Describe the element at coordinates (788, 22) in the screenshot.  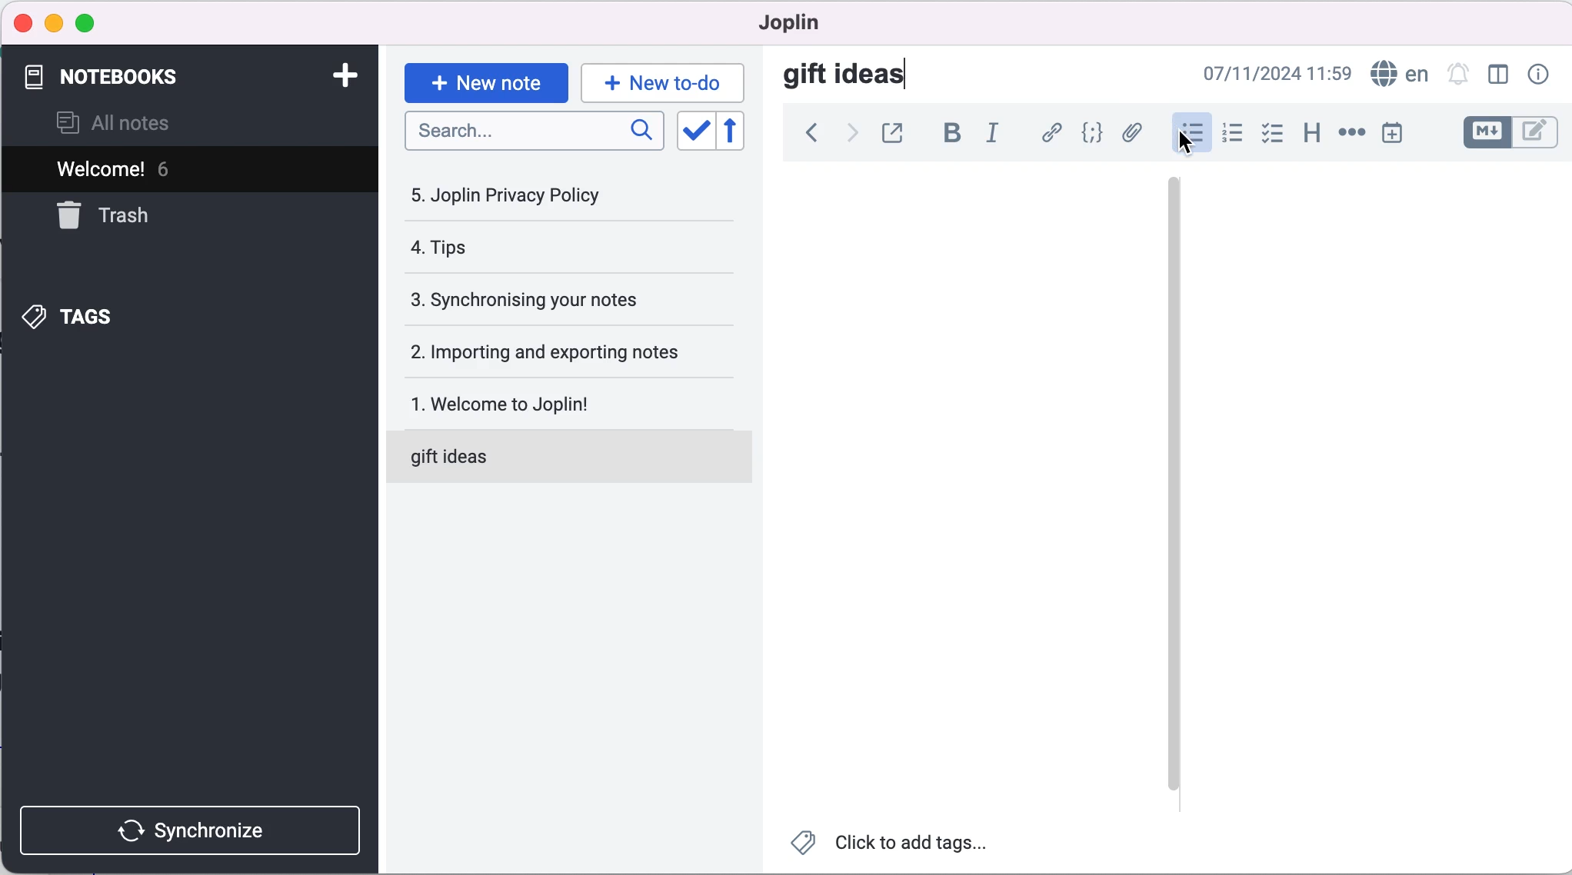
I see `joplin` at that location.